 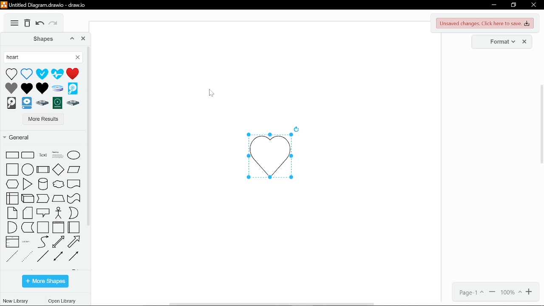 What do you see at coordinates (39, 58) in the screenshot?
I see `typed text` at bounding box center [39, 58].